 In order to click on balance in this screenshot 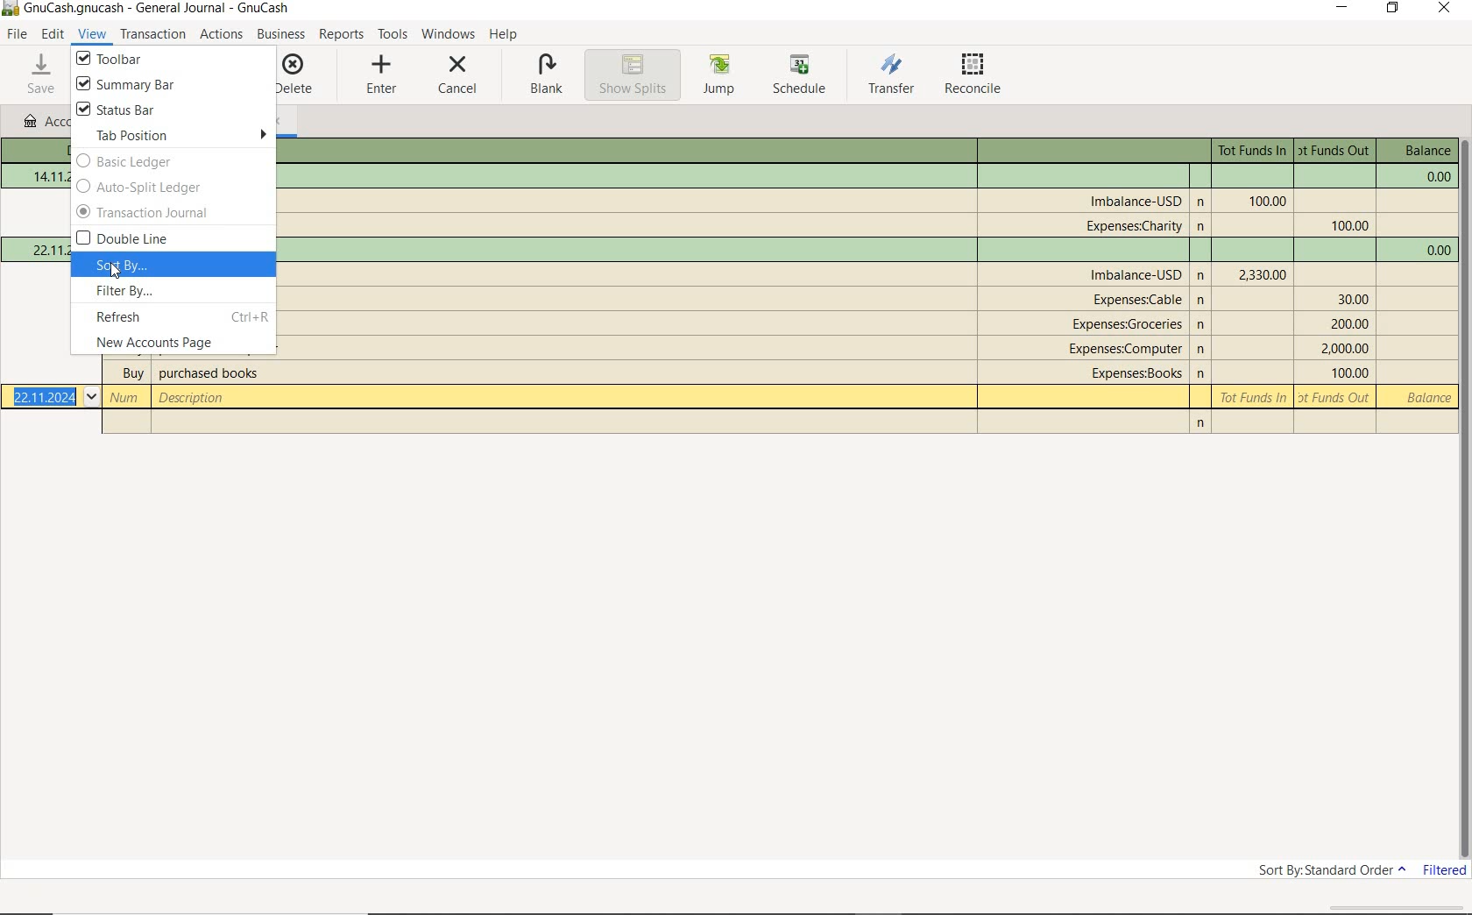, I will do `click(1426, 399)`.